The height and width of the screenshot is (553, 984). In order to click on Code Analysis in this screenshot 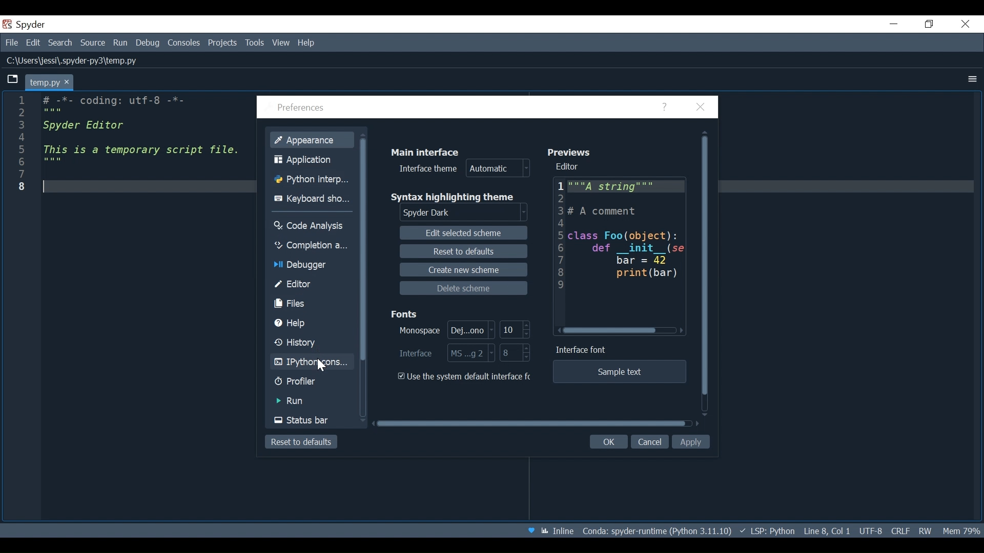, I will do `click(310, 226)`.